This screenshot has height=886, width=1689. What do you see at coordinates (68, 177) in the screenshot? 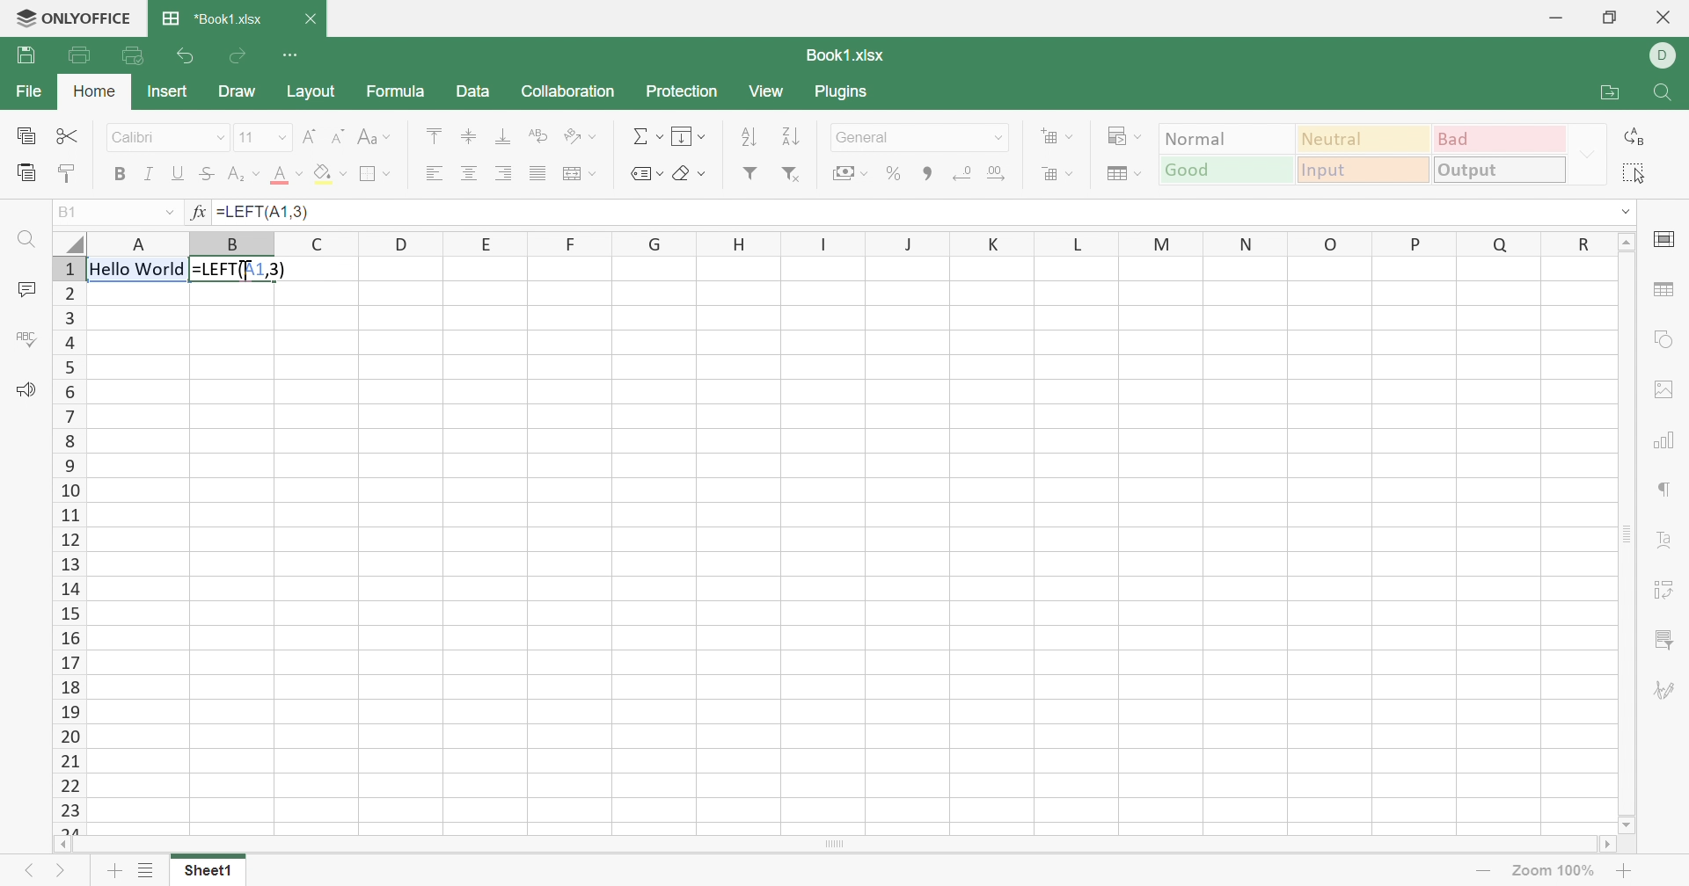
I see `Copy style` at bounding box center [68, 177].